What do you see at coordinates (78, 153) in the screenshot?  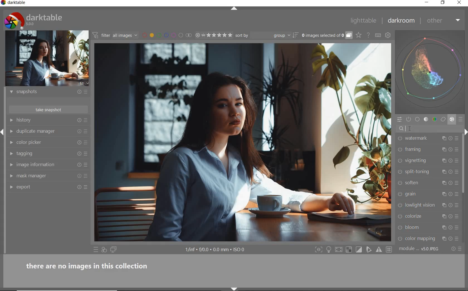 I see `reset` at bounding box center [78, 153].